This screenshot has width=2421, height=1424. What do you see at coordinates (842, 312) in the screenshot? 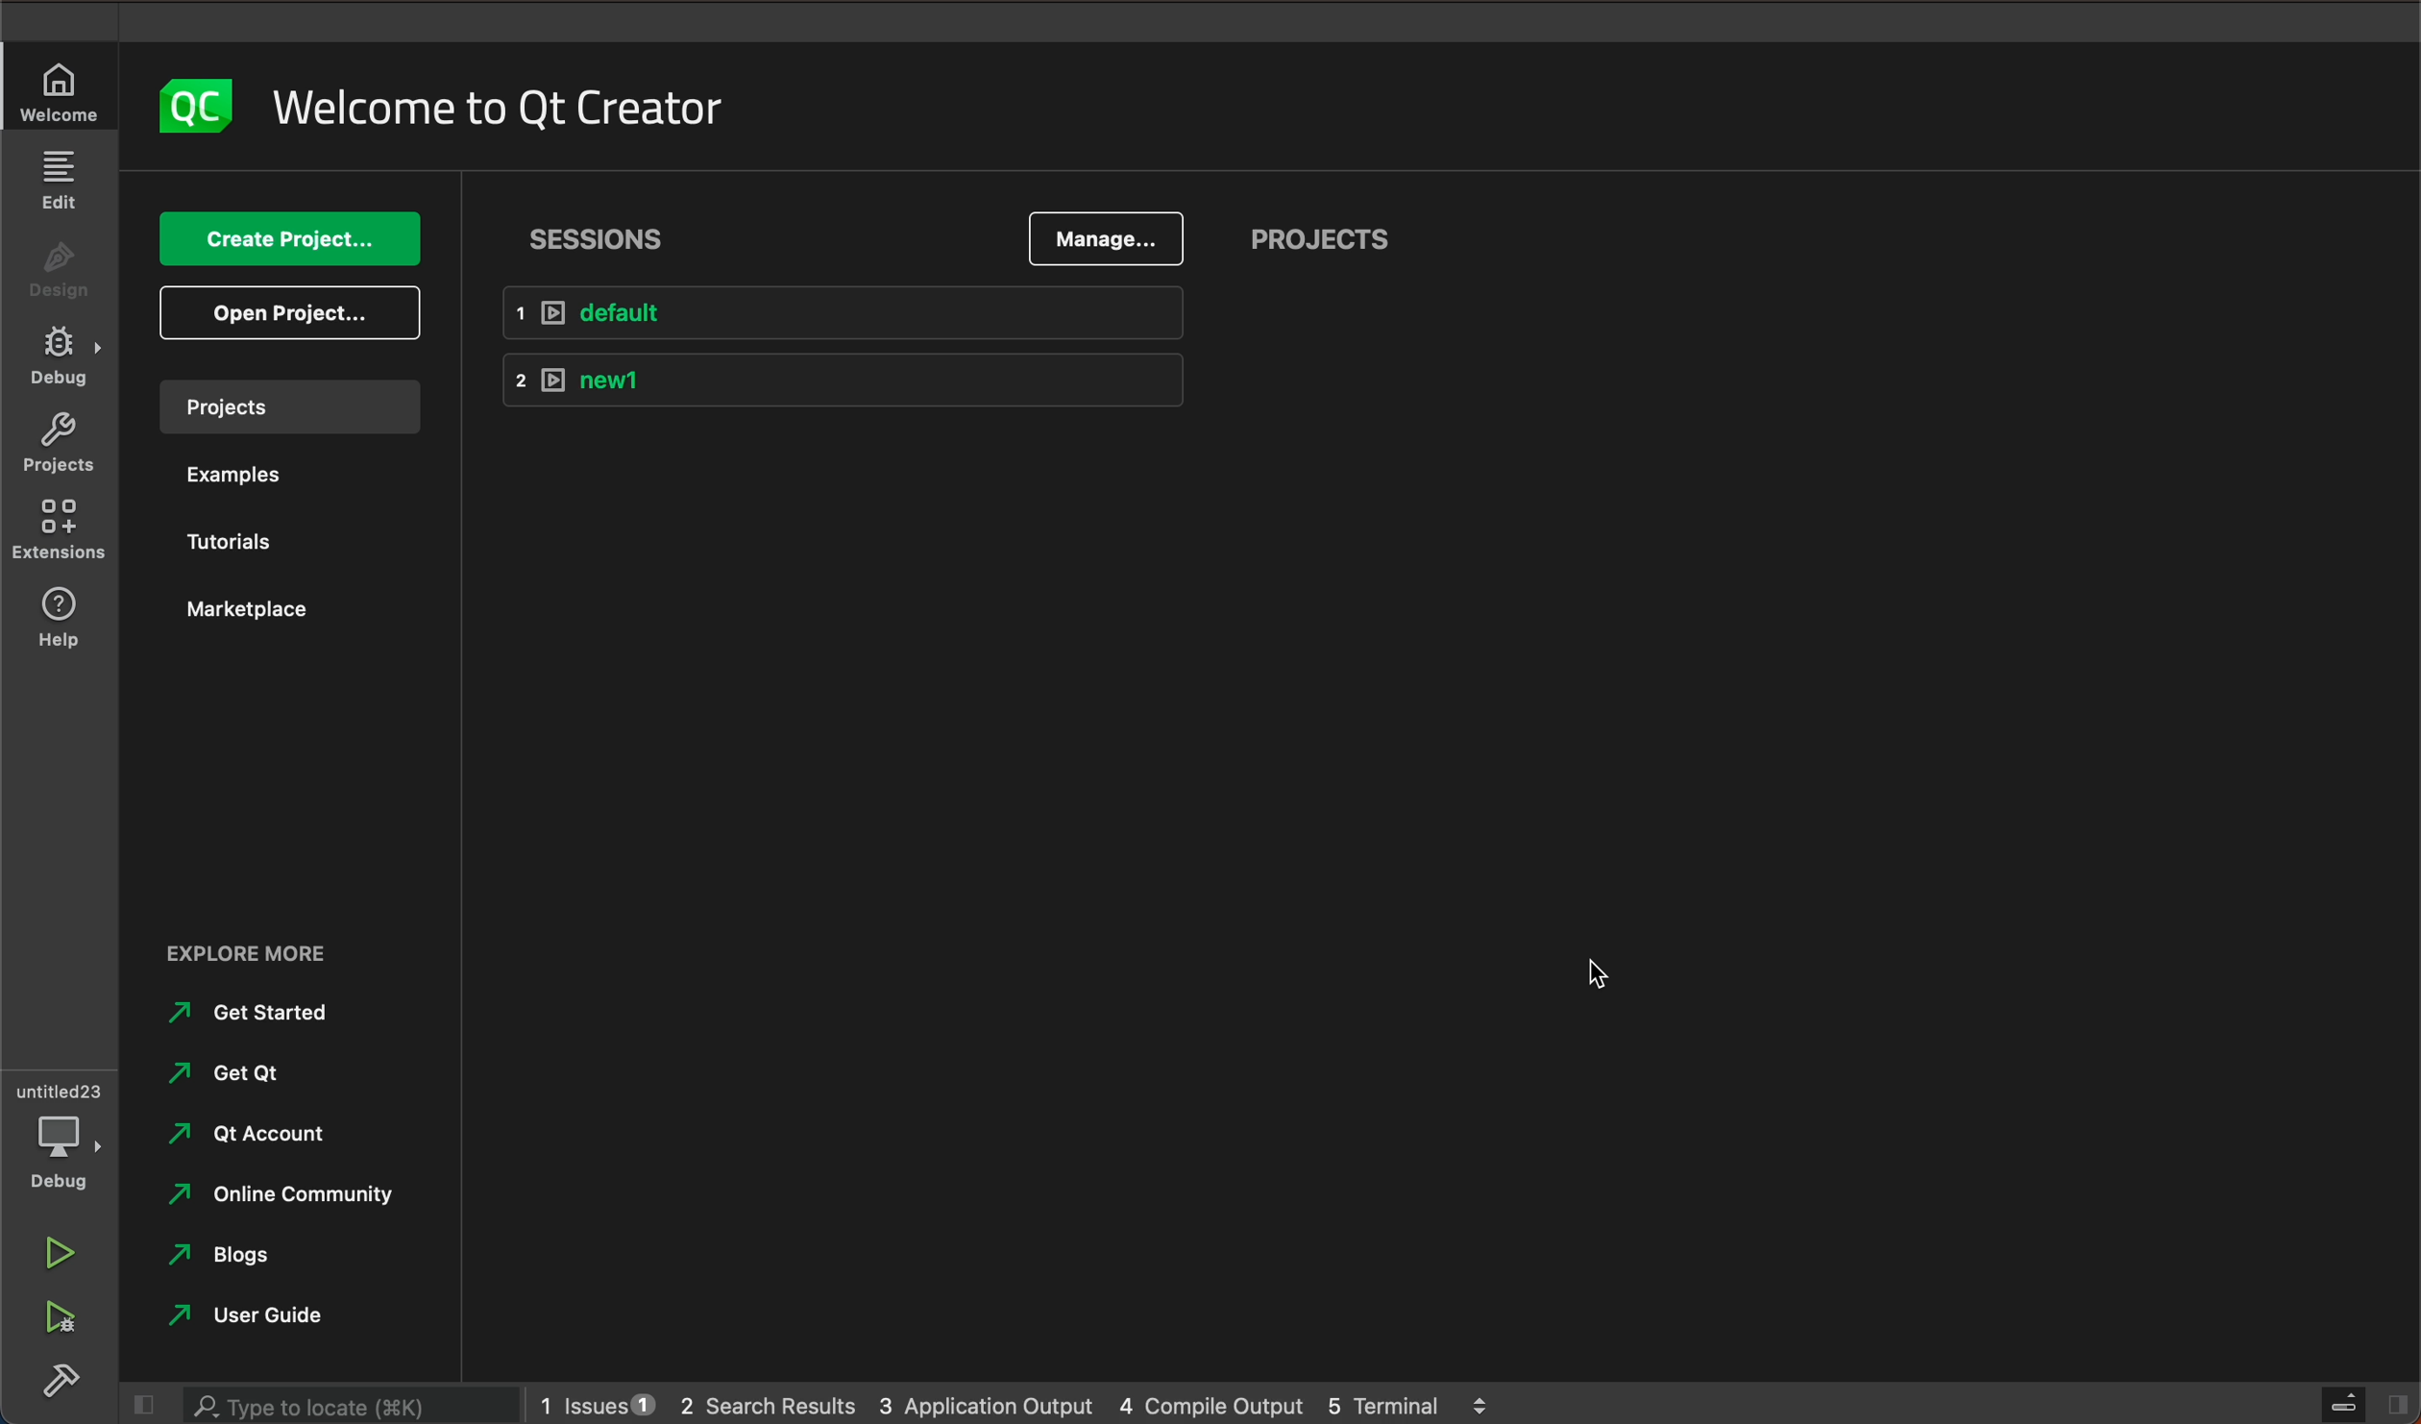
I see `default` at bounding box center [842, 312].